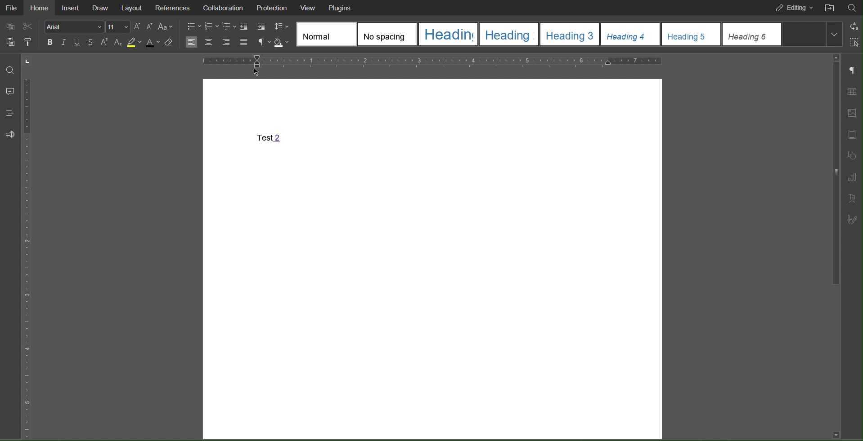  Describe the element at coordinates (73, 26) in the screenshot. I see `Font Setting` at that location.